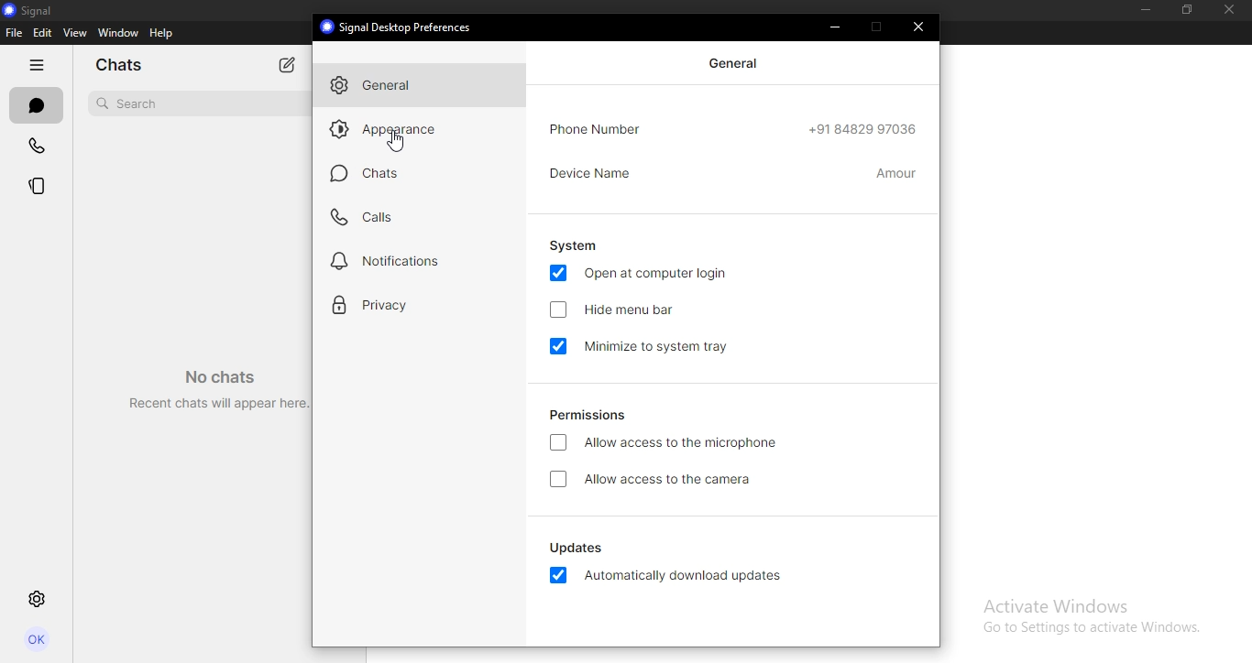 This screenshot has width=1252, height=663. What do you see at coordinates (667, 575) in the screenshot?
I see `automatically download updates` at bounding box center [667, 575].